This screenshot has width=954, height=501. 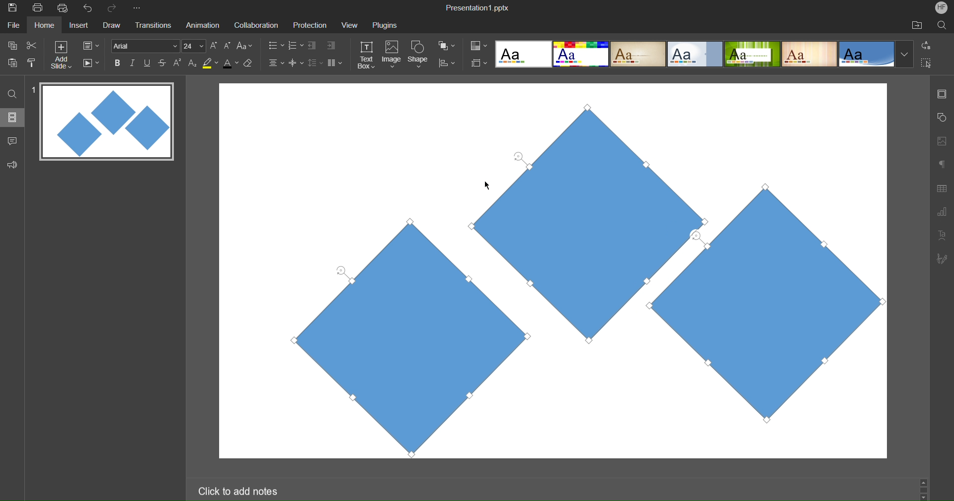 What do you see at coordinates (942, 213) in the screenshot?
I see `Graph` at bounding box center [942, 213].